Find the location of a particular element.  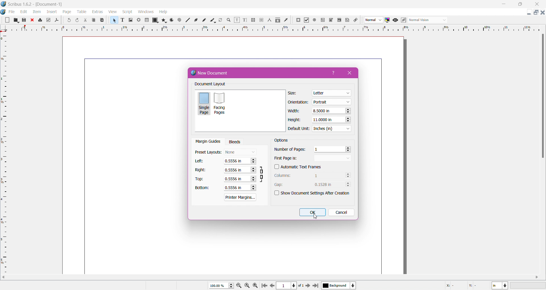

Letter “ is located at coordinates (332, 94).